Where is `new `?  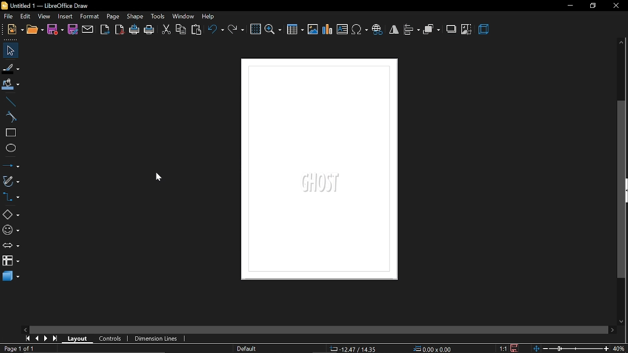 new  is located at coordinates (15, 29).